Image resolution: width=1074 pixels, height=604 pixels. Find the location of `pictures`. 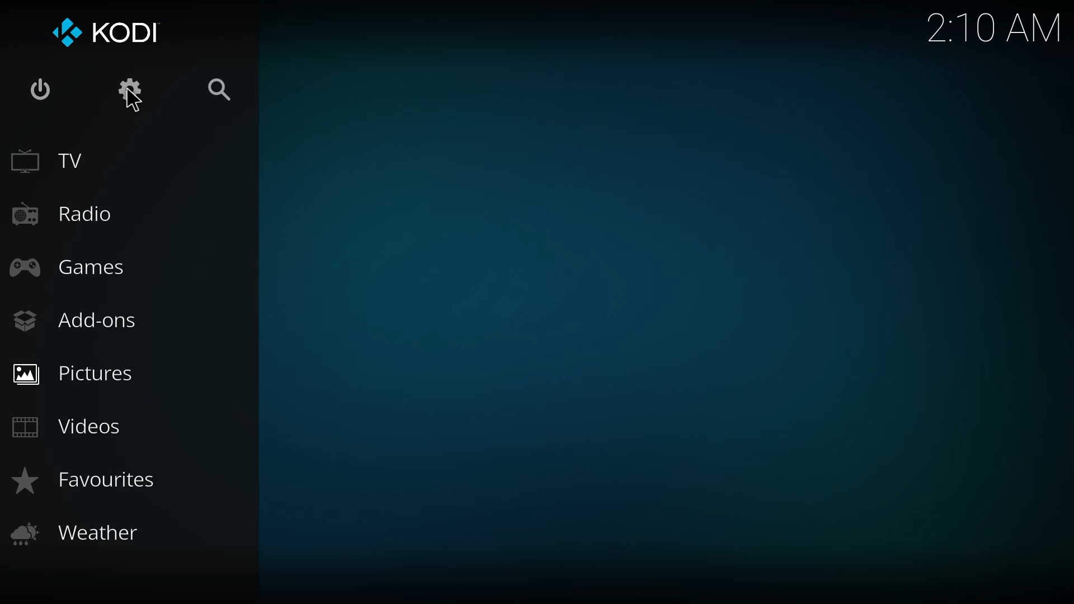

pictures is located at coordinates (76, 372).